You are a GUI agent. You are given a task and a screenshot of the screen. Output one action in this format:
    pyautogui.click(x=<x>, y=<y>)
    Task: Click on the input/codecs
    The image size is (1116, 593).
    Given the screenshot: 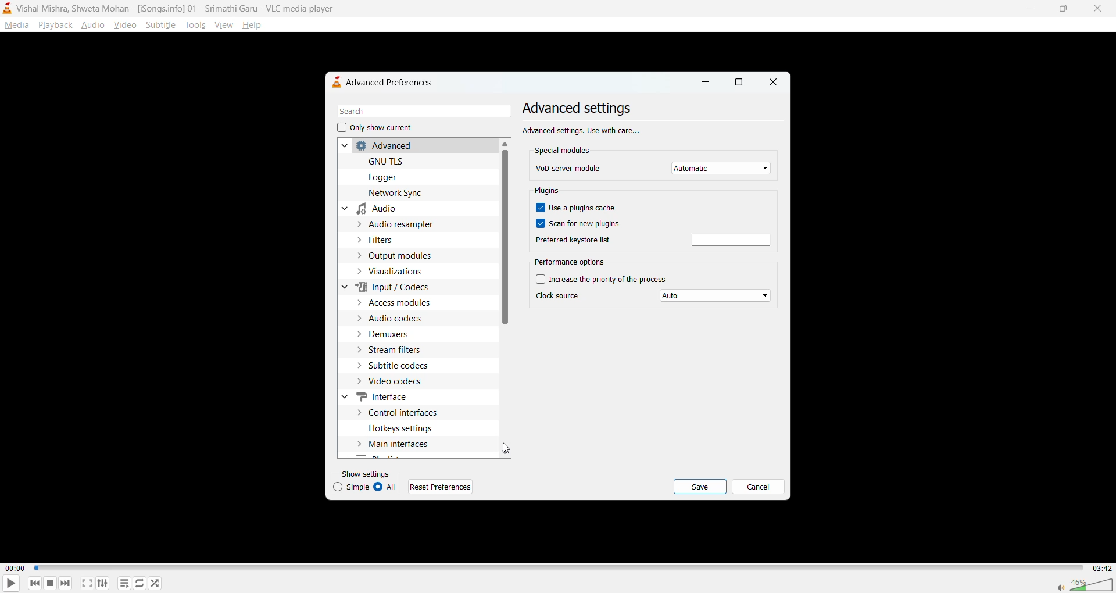 What is the action you would take?
    pyautogui.click(x=391, y=287)
    